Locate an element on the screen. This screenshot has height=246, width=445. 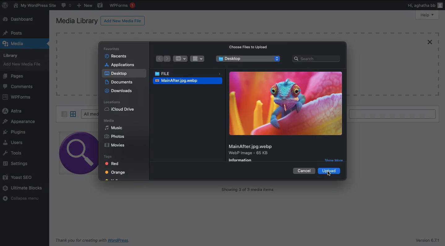
Comments is located at coordinates (67, 5).